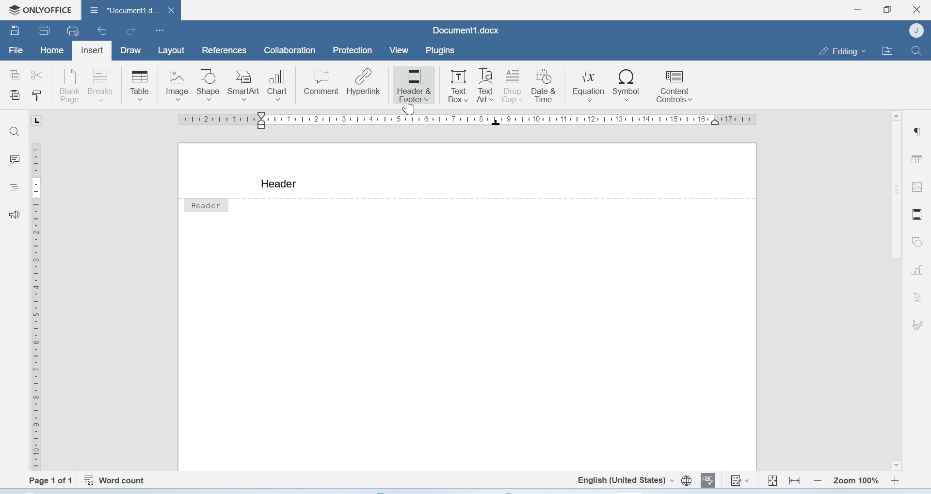  What do you see at coordinates (495, 197) in the screenshot?
I see `header line` at bounding box center [495, 197].